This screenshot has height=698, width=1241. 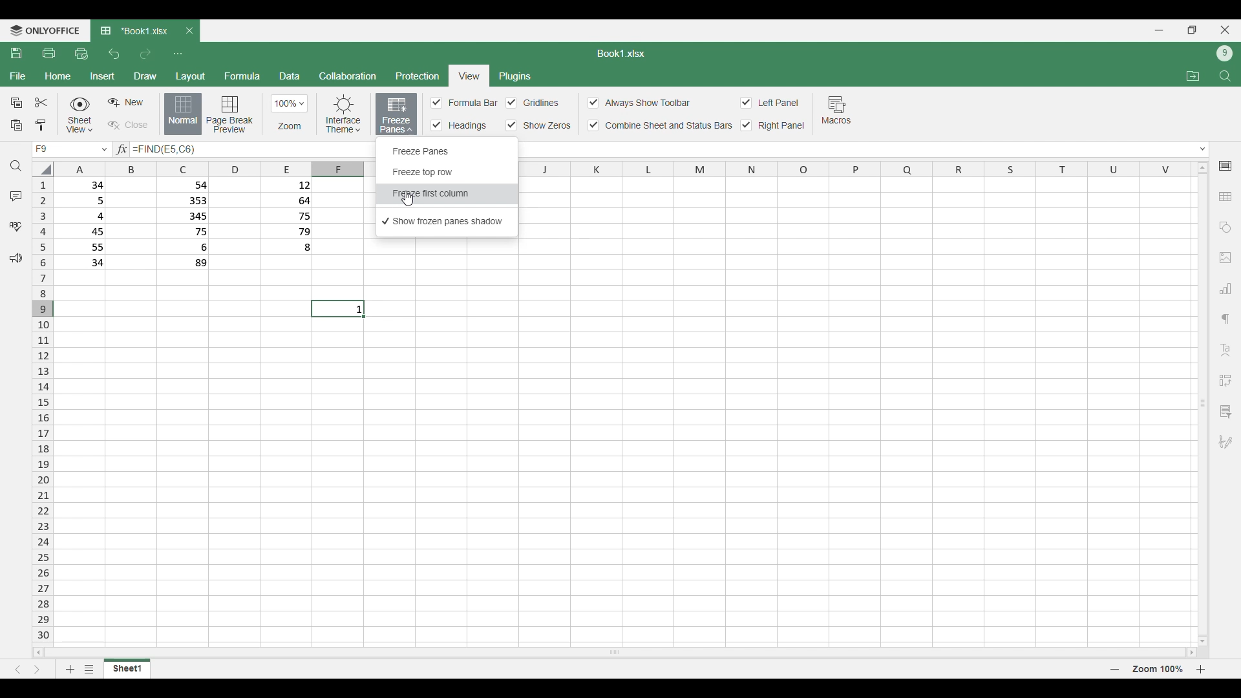 What do you see at coordinates (397, 114) in the screenshot?
I see `Highlighted as current selection` at bounding box center [397, 114].